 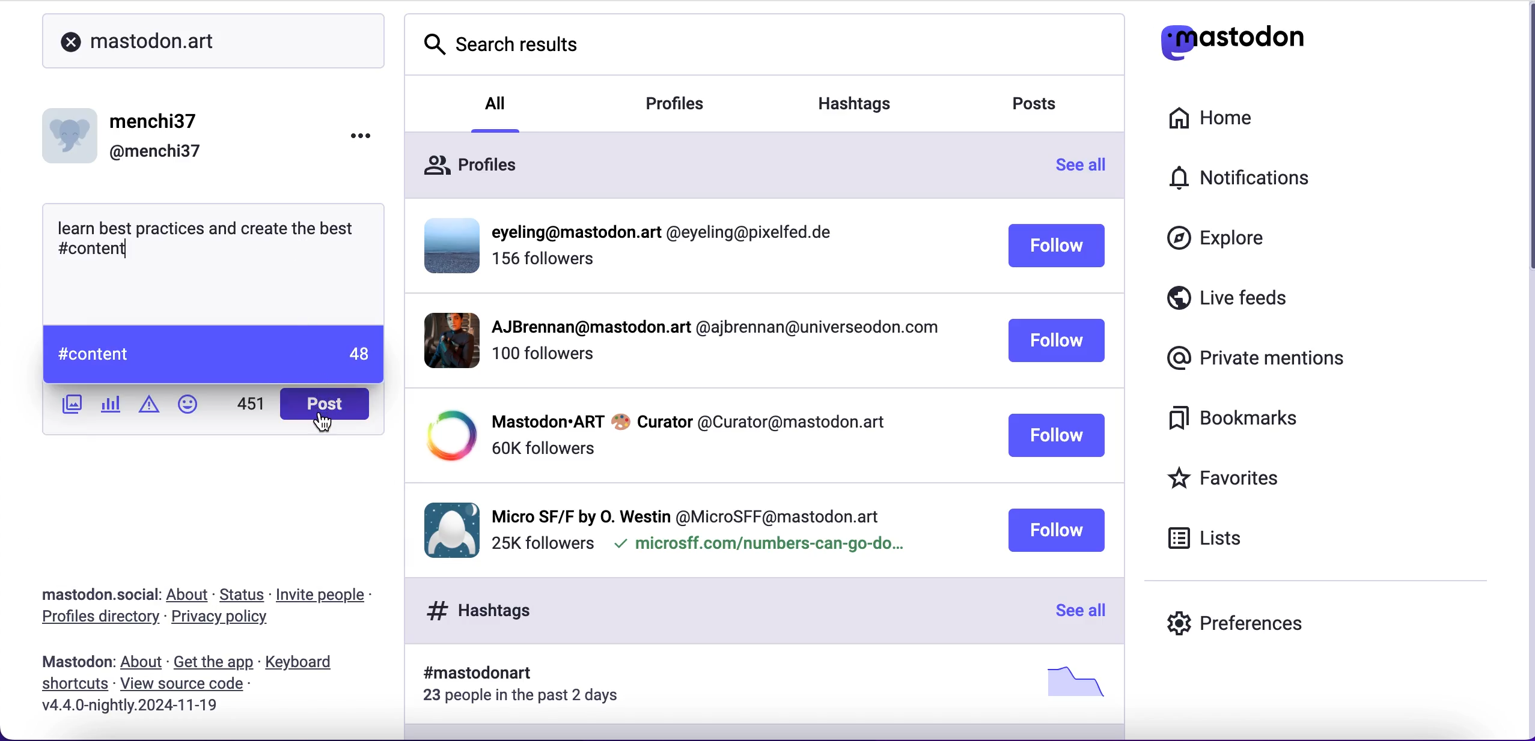 I want to click on hashtags, so click(x=473, y=610).